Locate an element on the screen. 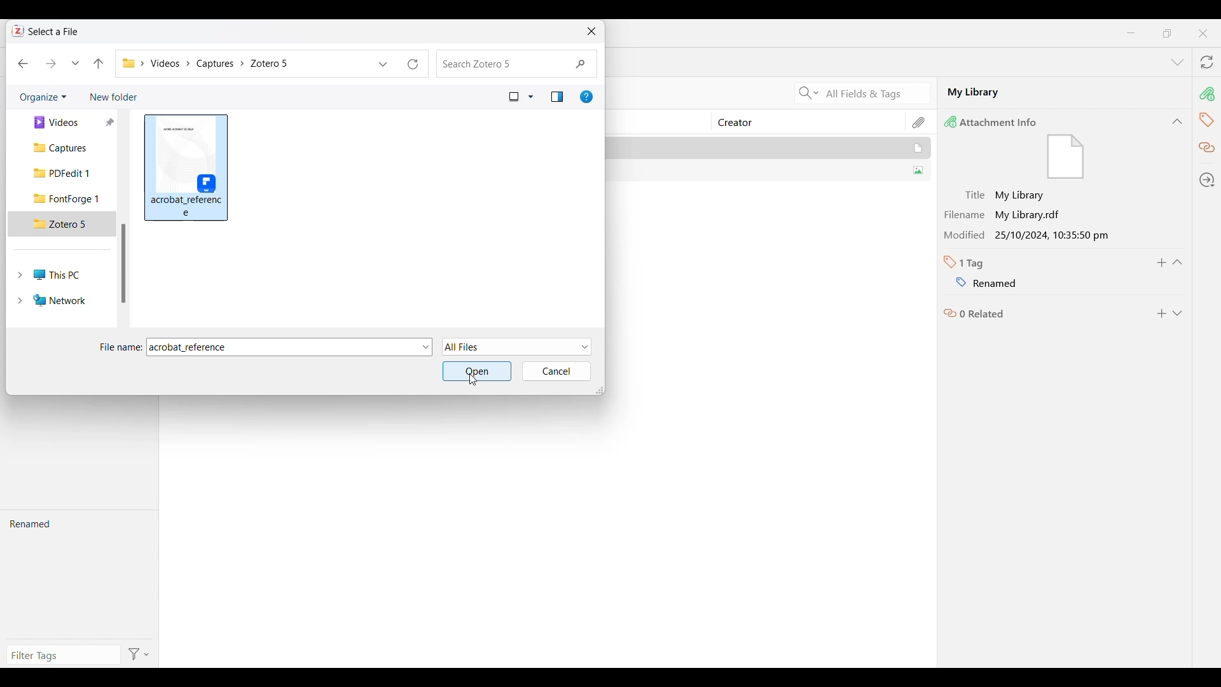 This screenshot has height=687, width=1221. List all tabs is located at coordinates (1178, 62).